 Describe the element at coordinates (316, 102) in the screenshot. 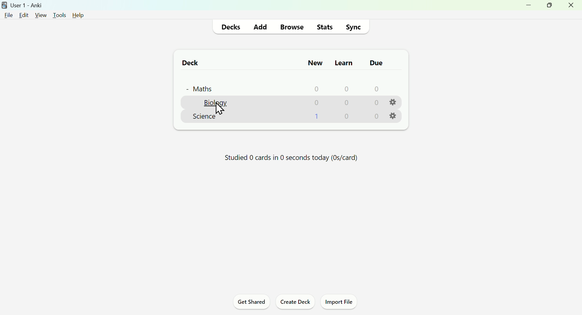

I see `0` at that location.